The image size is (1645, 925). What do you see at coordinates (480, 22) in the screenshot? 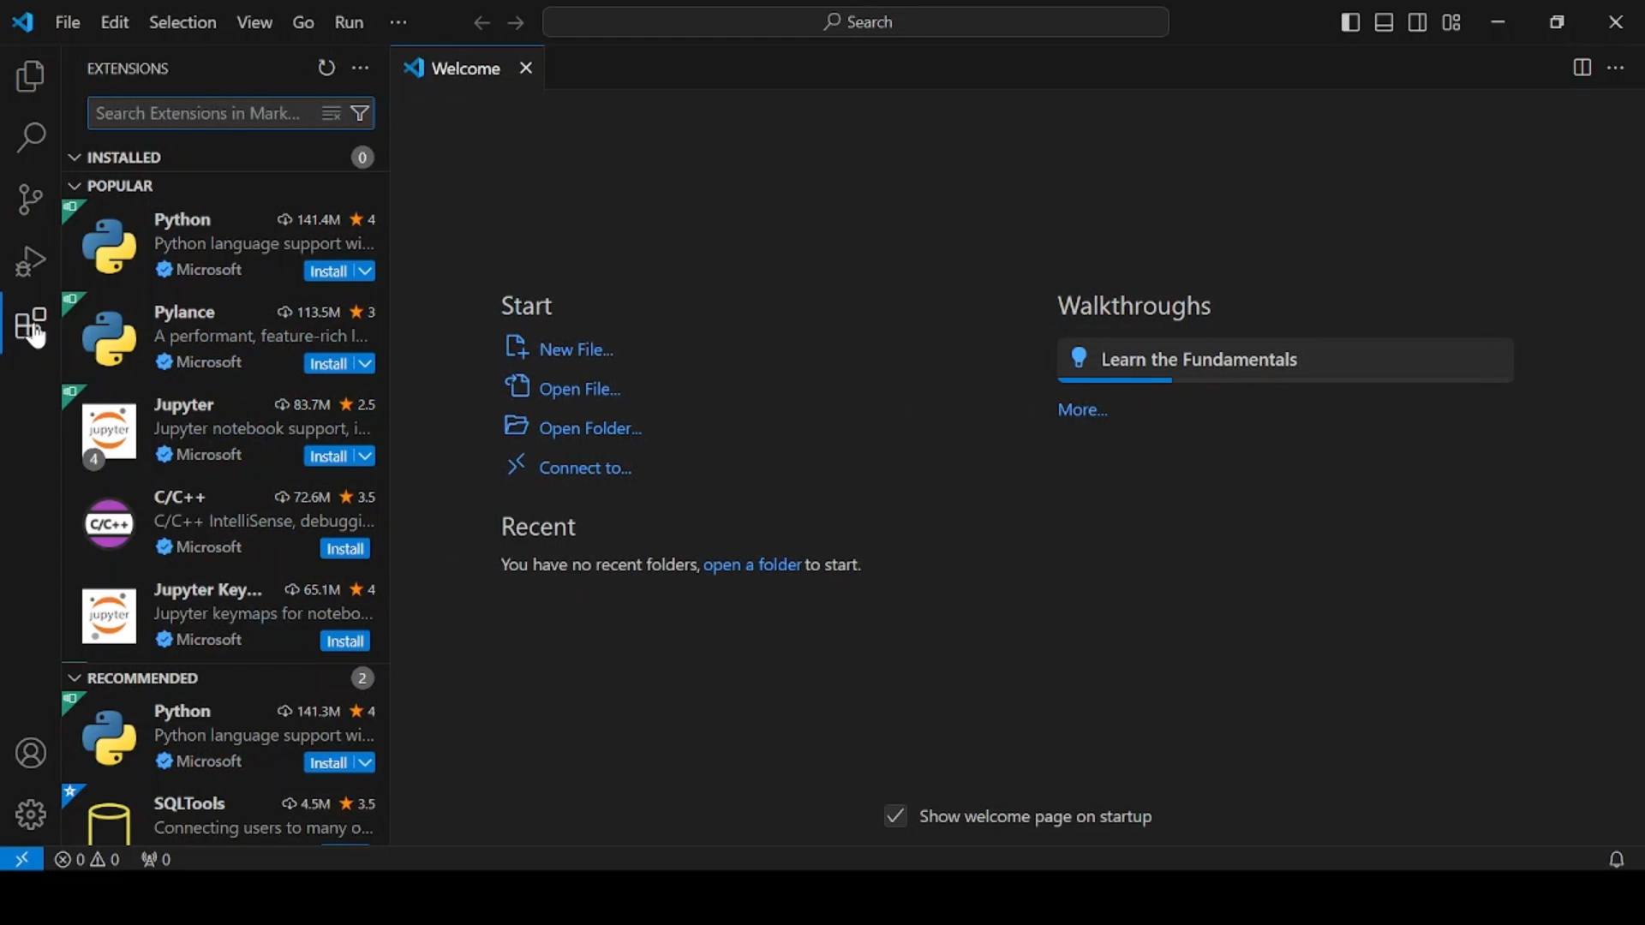
I see `previous` at bounding box center [480, 22].